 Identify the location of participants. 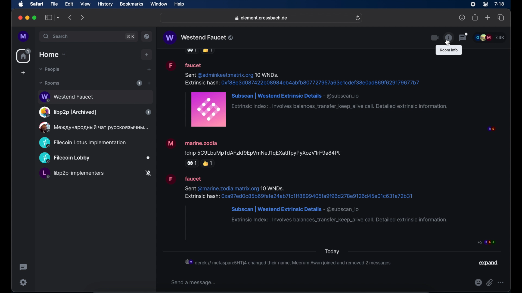
(491, 129).